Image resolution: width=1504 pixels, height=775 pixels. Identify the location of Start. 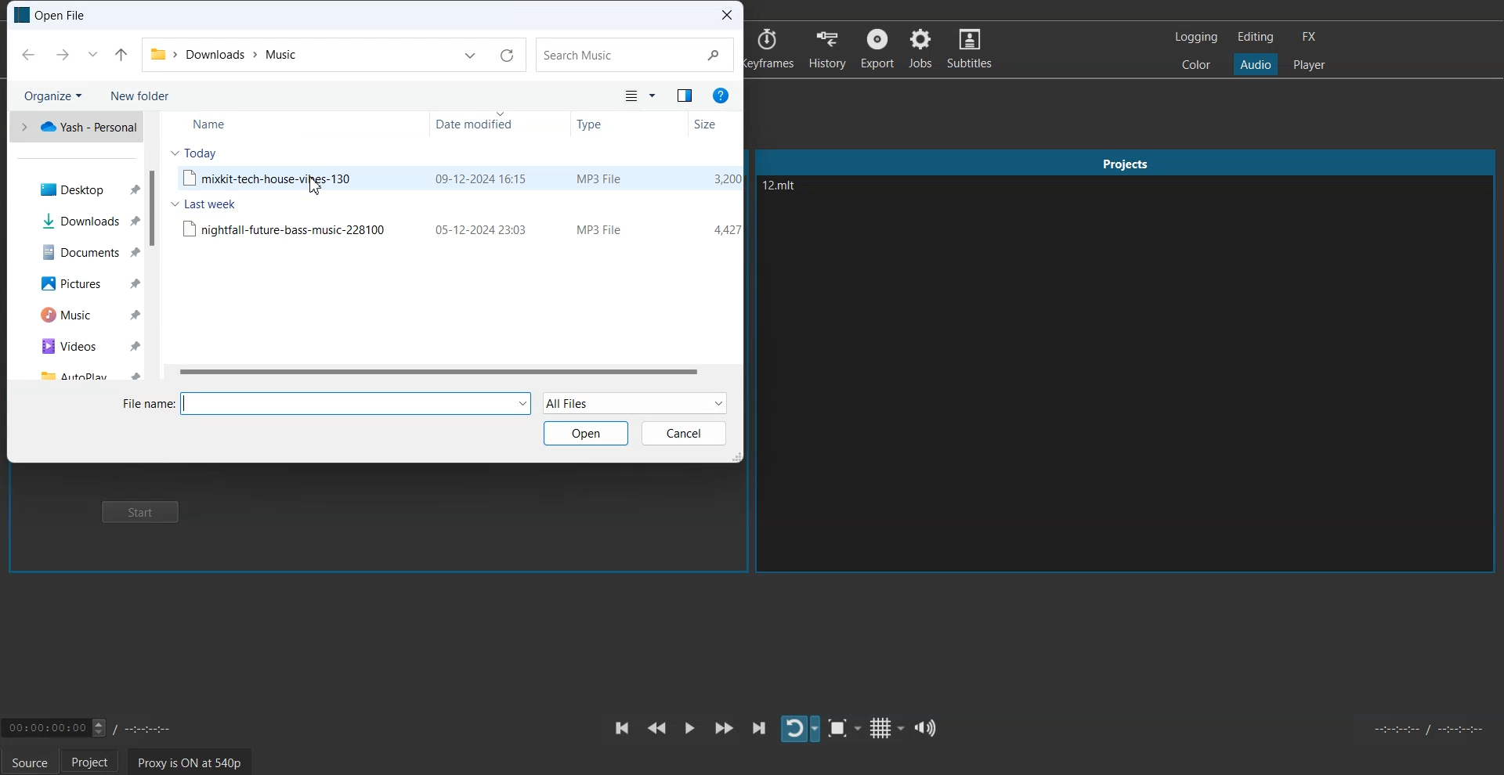
(145, 514).